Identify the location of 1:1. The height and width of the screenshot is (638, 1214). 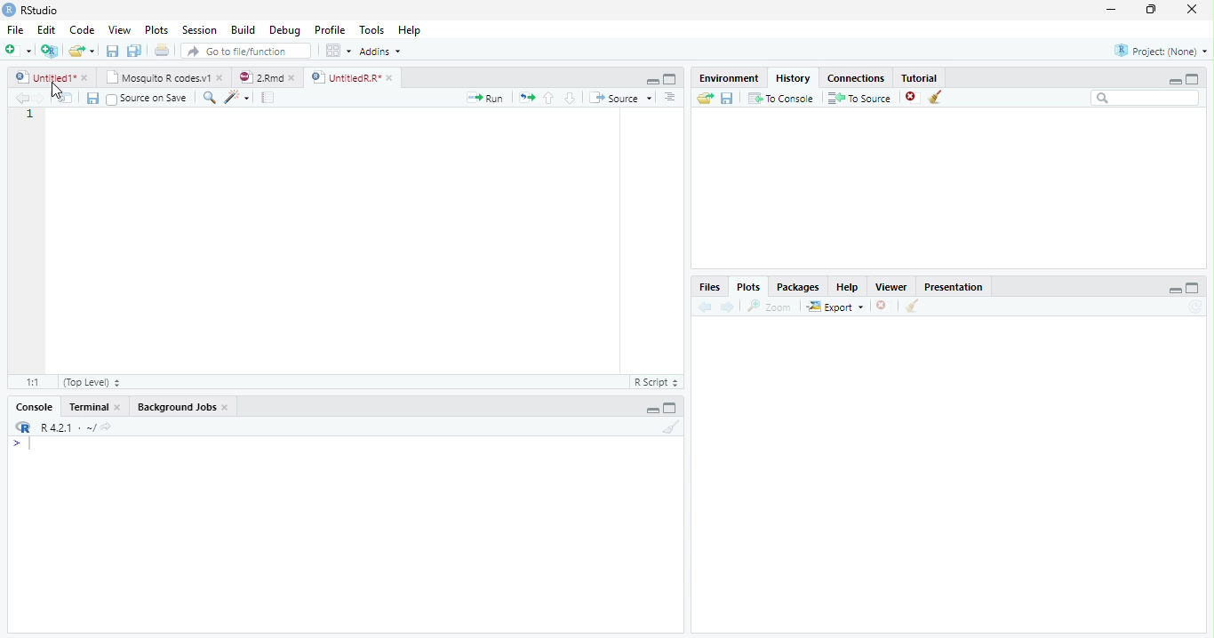
(32, 382).